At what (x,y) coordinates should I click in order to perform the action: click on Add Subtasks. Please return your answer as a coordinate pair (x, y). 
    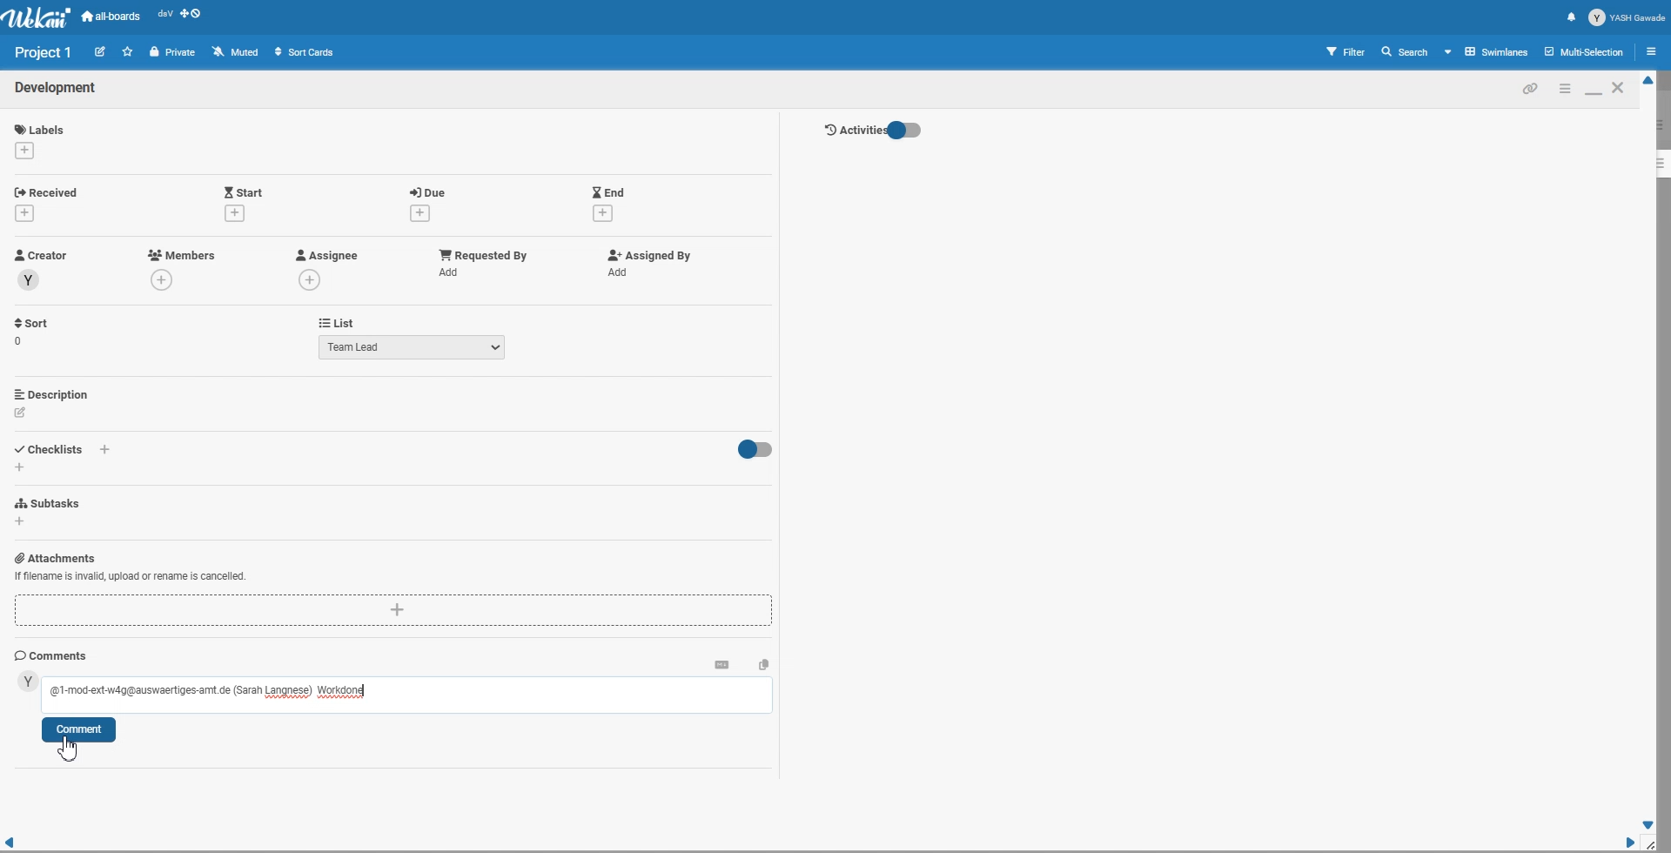
    Looking at the image, I should click on (50, 503).